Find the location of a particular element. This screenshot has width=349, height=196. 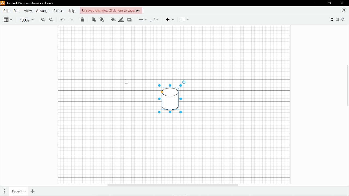

Arrange is located at coordinates (42, 11).